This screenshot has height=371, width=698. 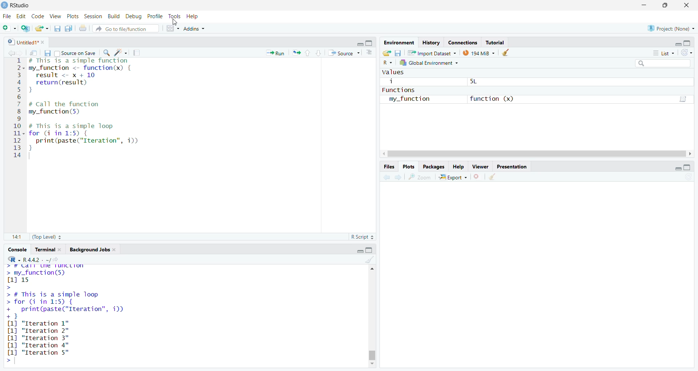 I want to click on save workspace as, so click(x=398, y=53).